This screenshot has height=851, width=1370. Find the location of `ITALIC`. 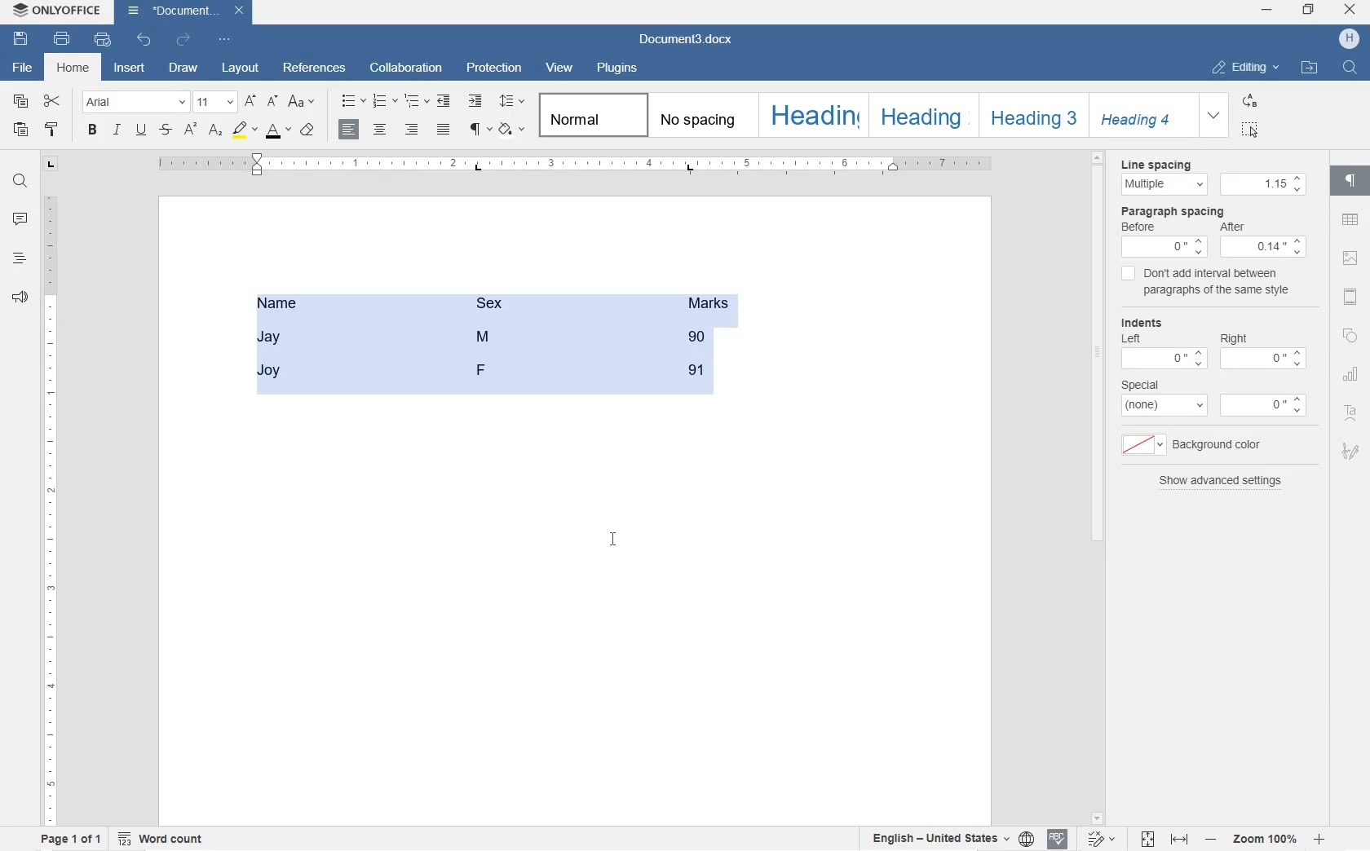

ITALIC is located at coordinates (117, 131).